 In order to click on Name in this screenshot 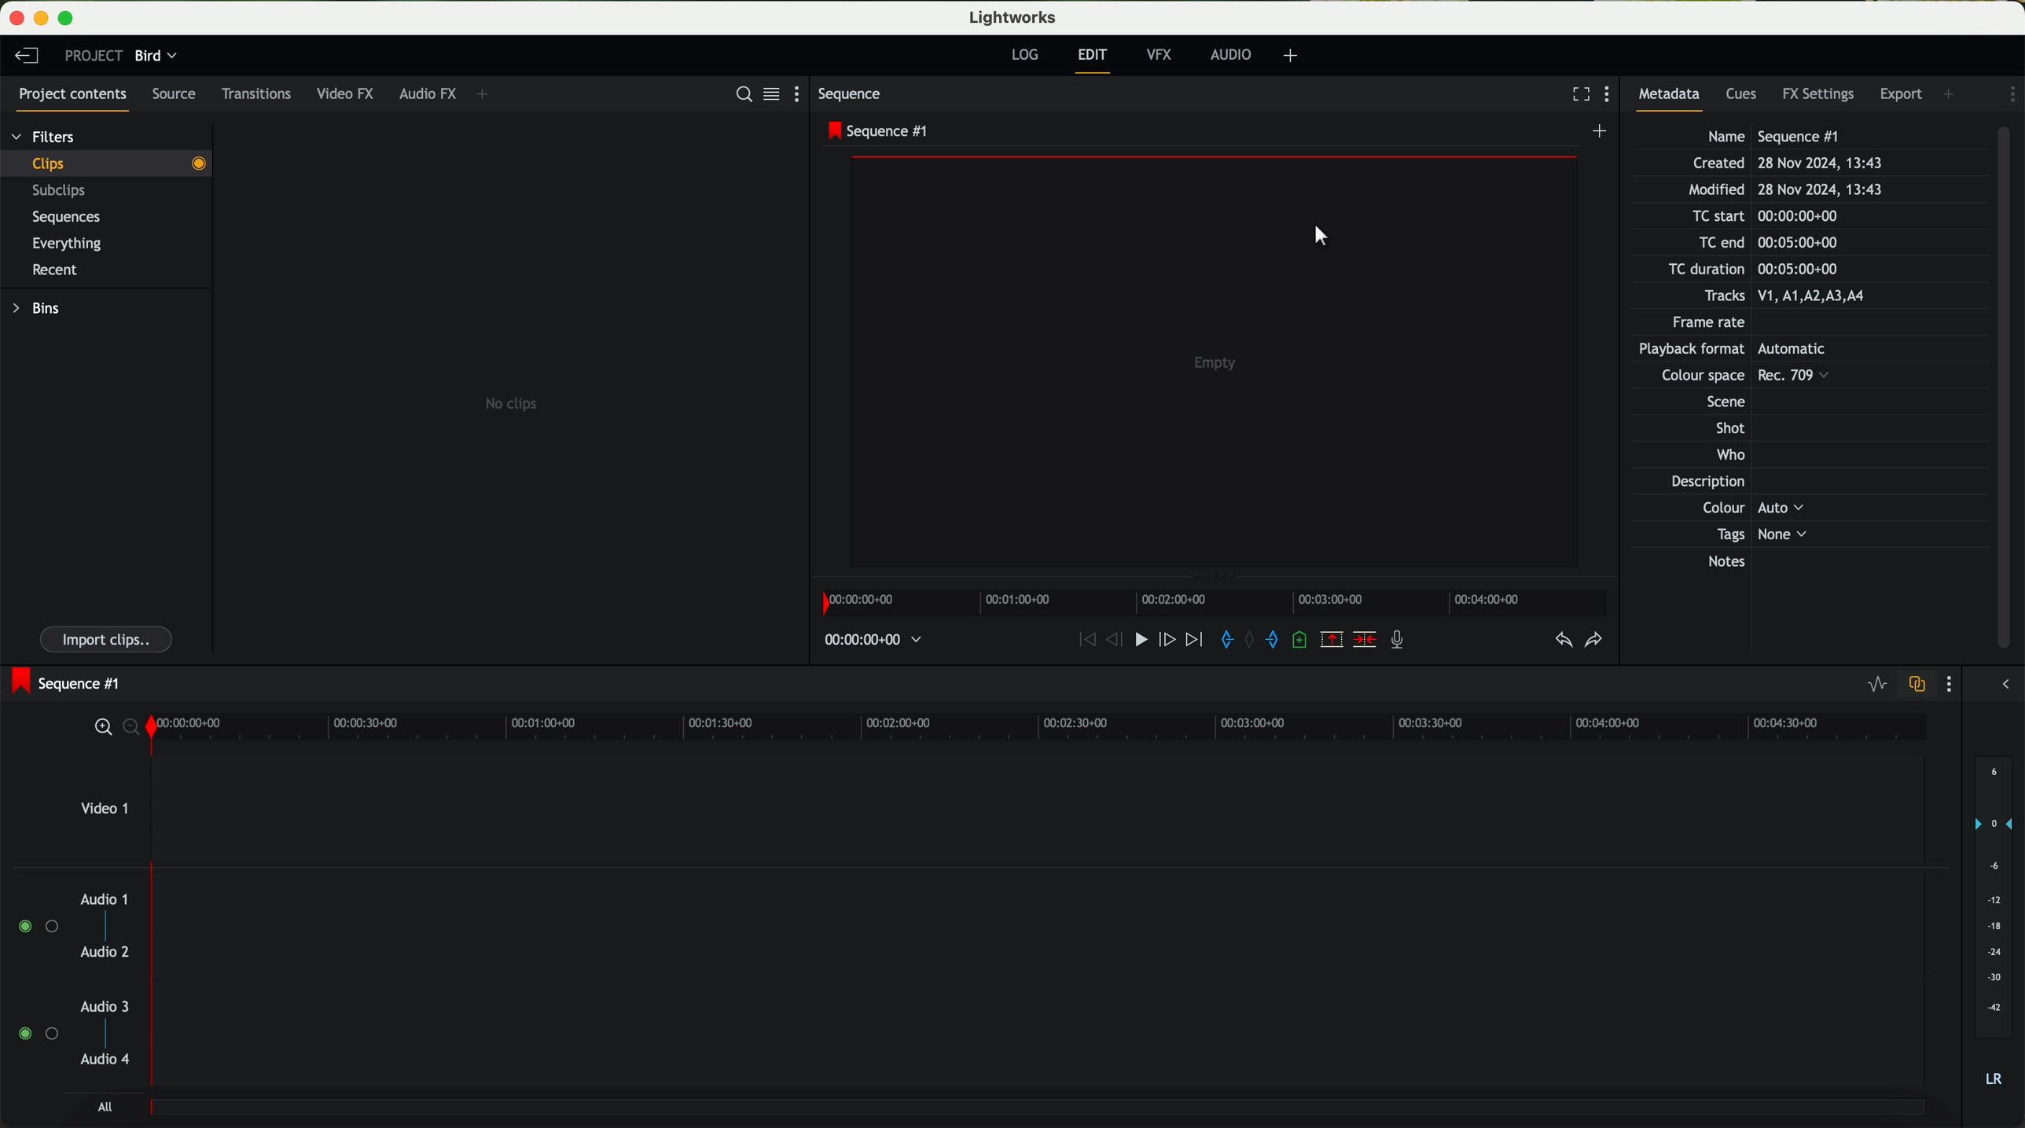, I will do `click(1830, 136)`.